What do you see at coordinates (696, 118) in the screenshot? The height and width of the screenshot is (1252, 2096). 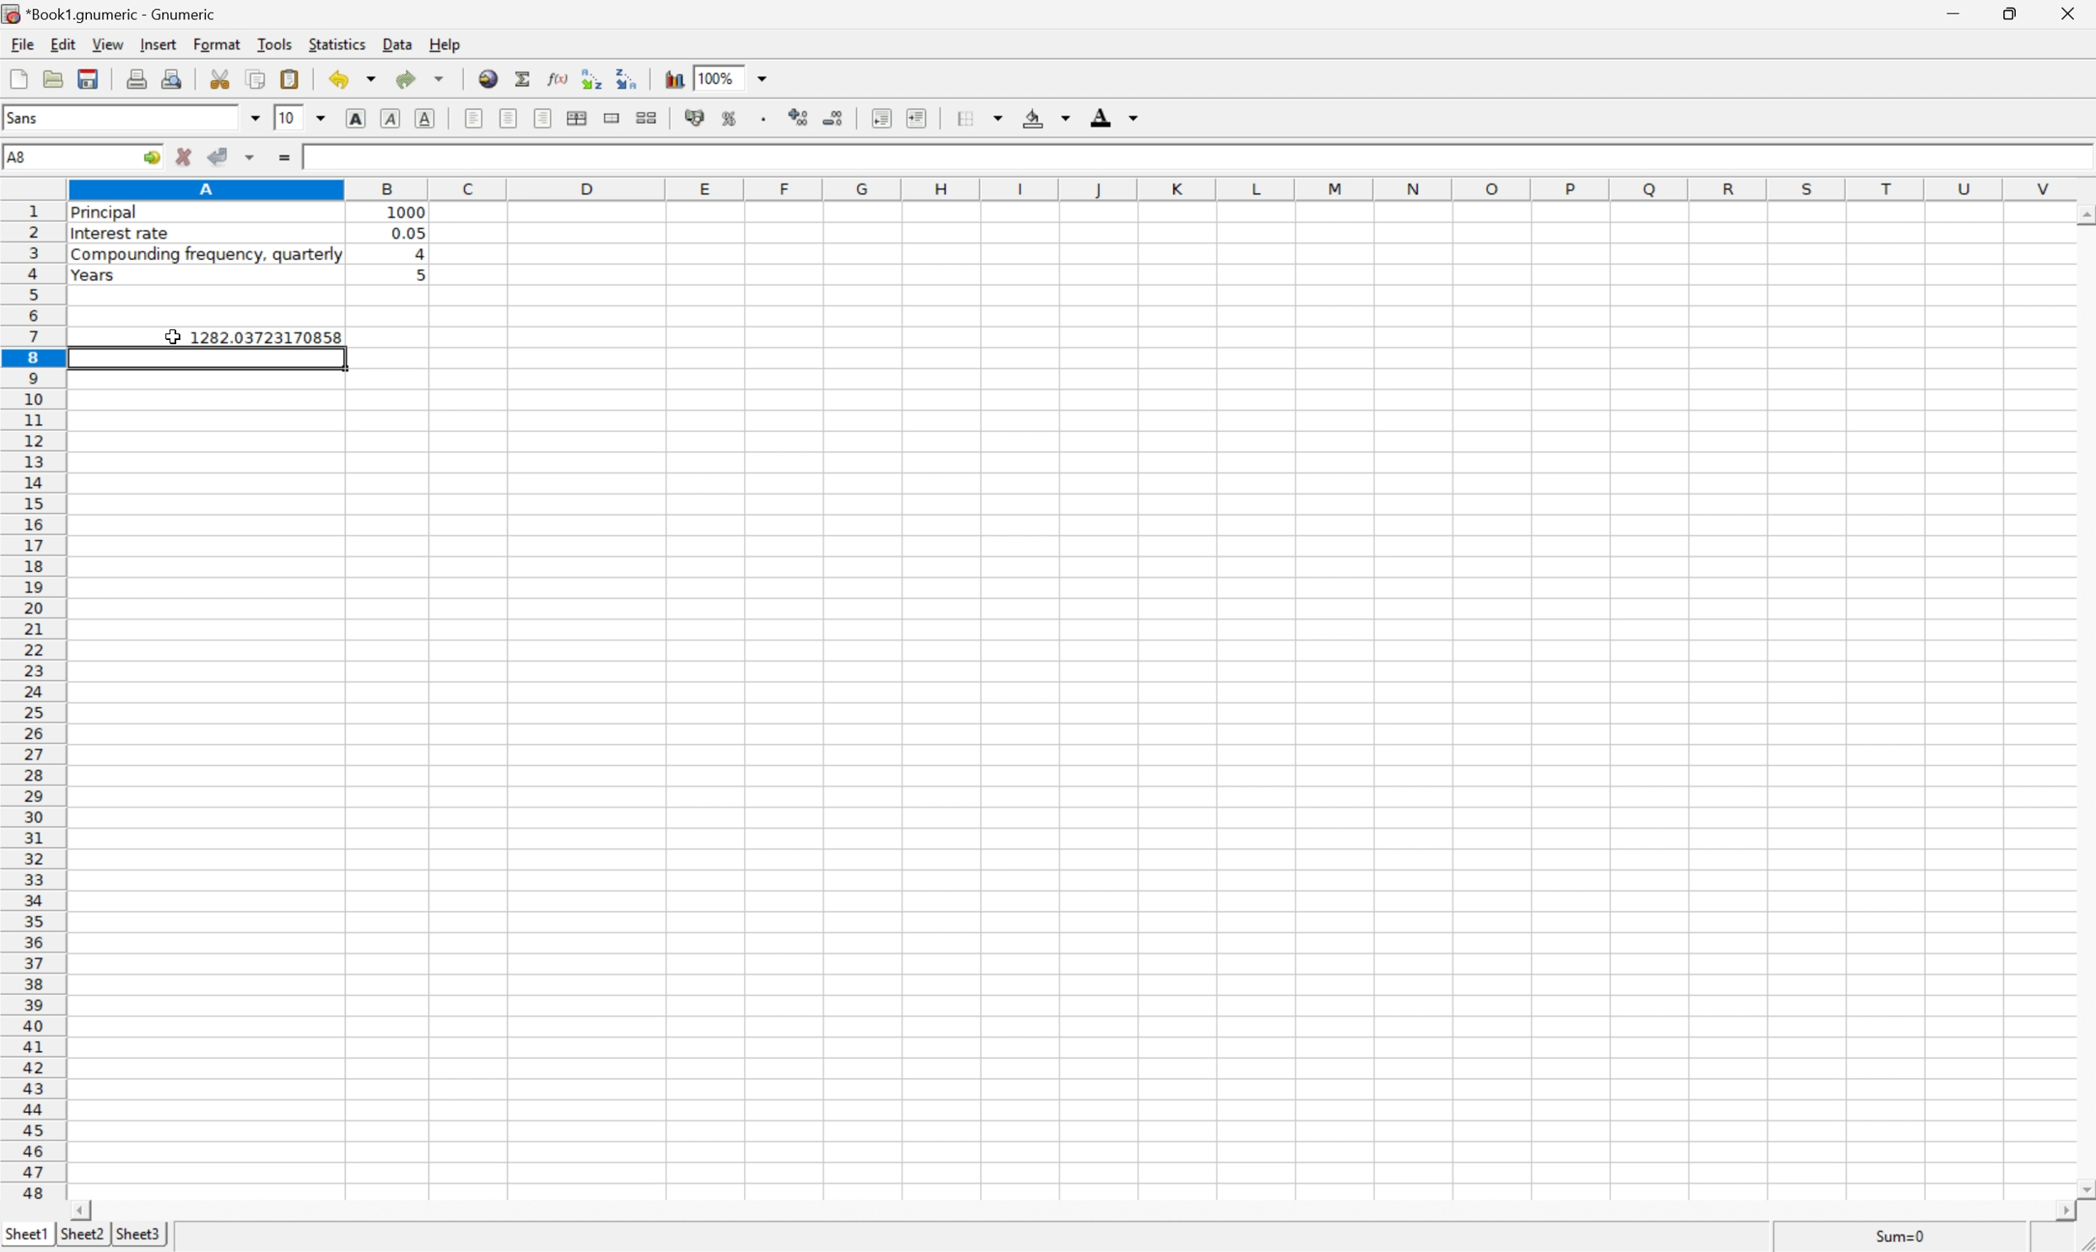 I see `format selection as accounting` at bounding box center [696, 118].